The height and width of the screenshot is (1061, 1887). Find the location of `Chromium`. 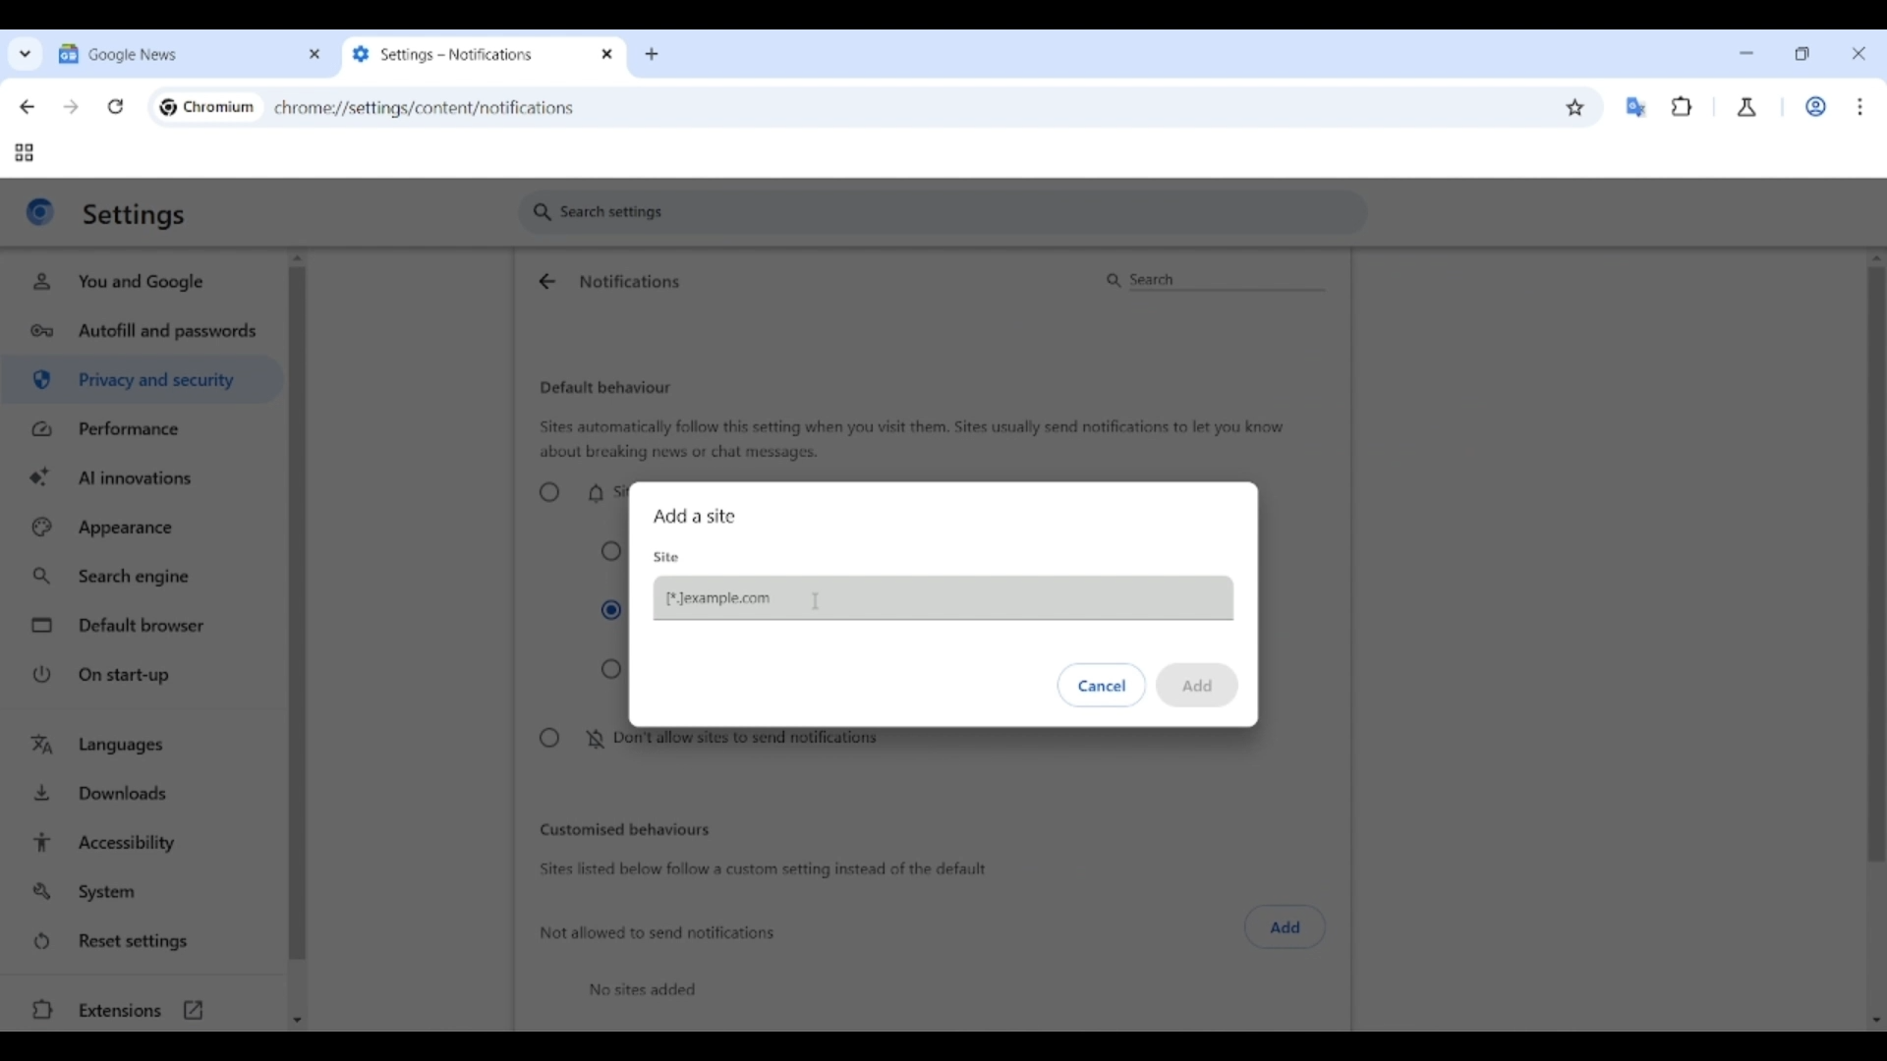

Chromium is located at coordinates (219, 106).